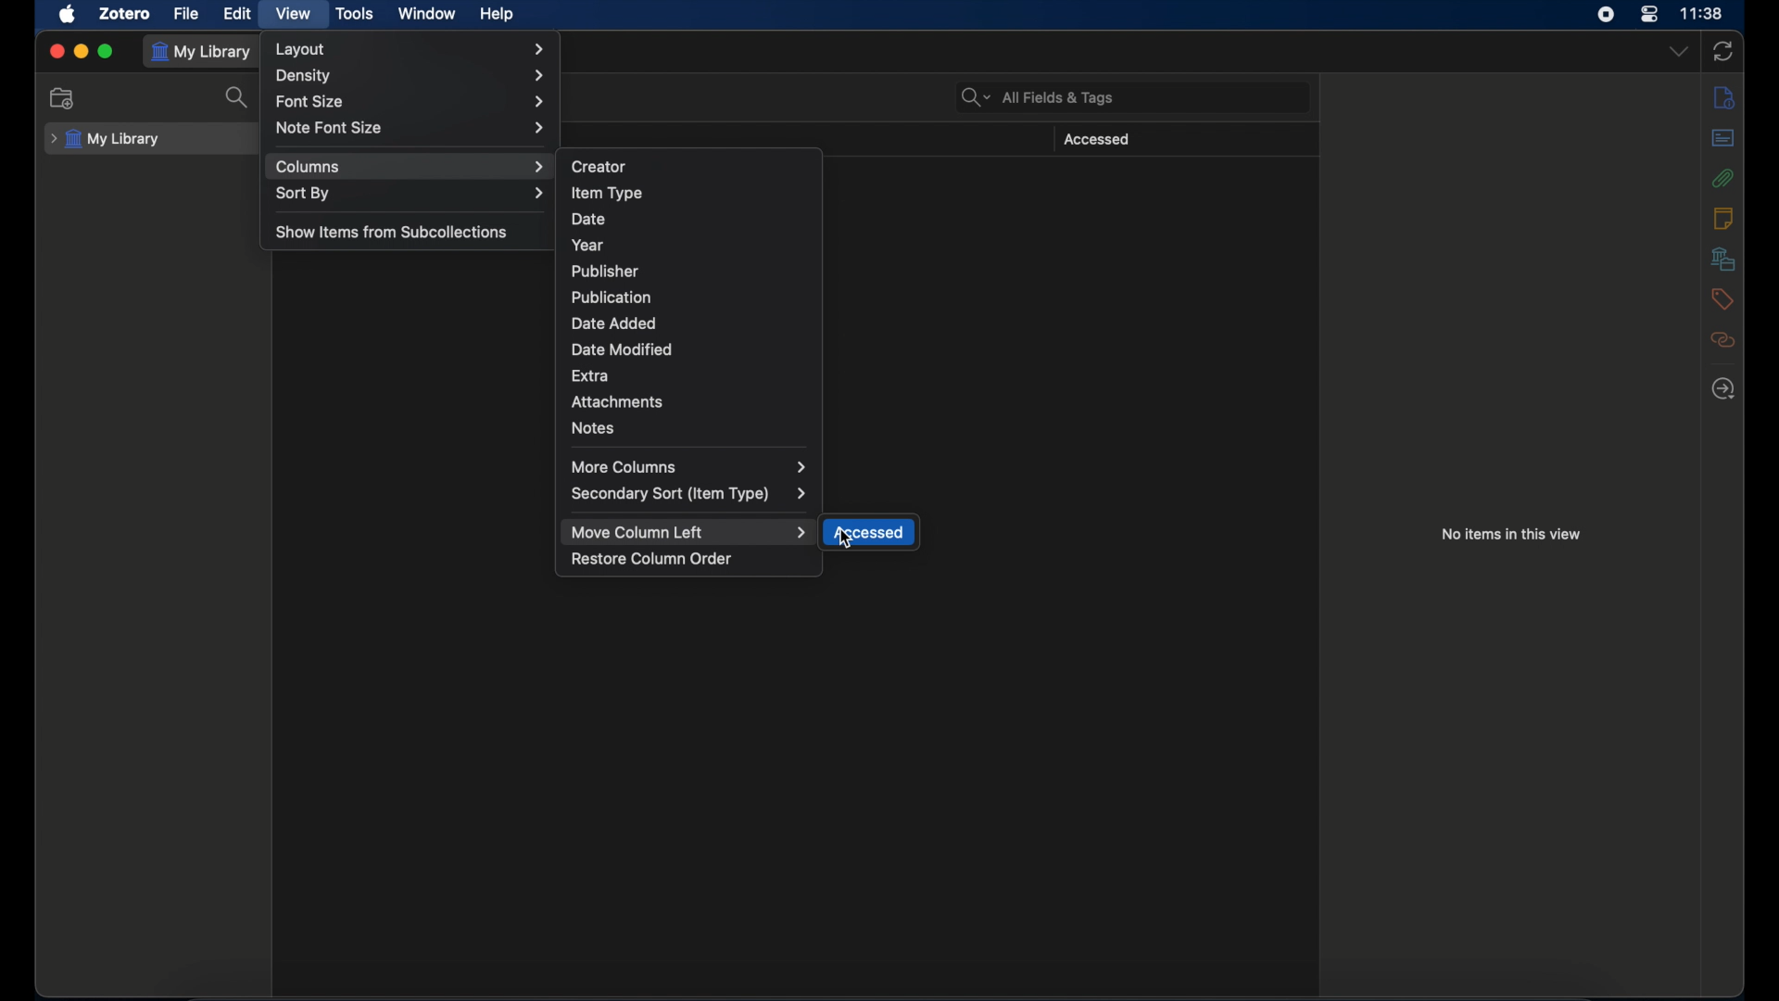  What do you see at coordinates (846, 539) in the screenshot?
I see `cursor` at bounding box center [846, 539].